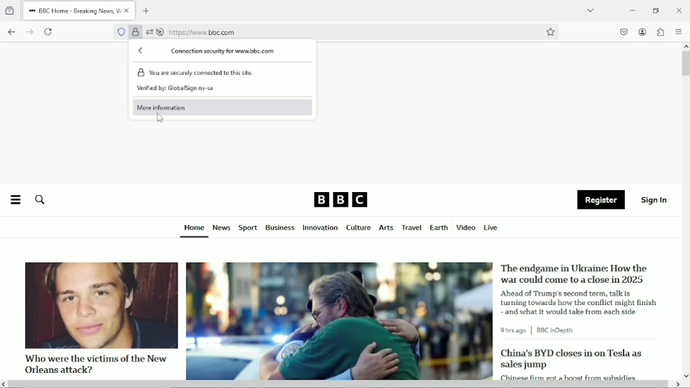 The width and height of the screenshot is (690, 388). Describe the element at coordinates (540, 330) in the screenshot. I see `9 hrs ago | BBC in Depth` at that location.